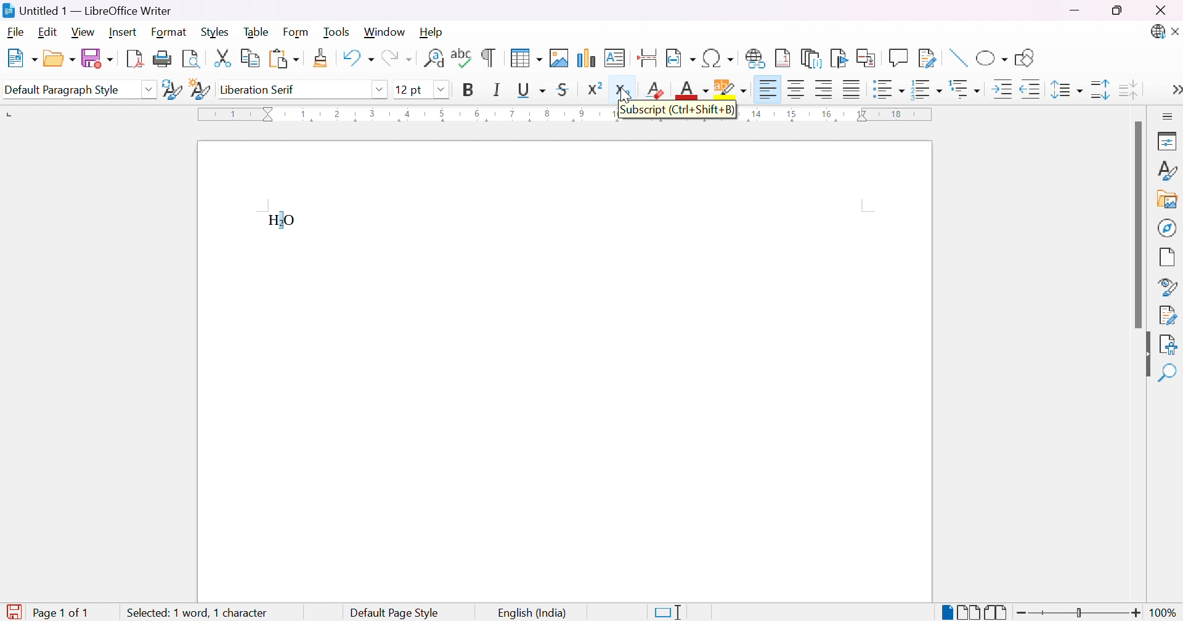  What do you see at coordinates (1004, 91) in the screenshot?
I see `Increase indent ` at bounding box center [1004, 91].